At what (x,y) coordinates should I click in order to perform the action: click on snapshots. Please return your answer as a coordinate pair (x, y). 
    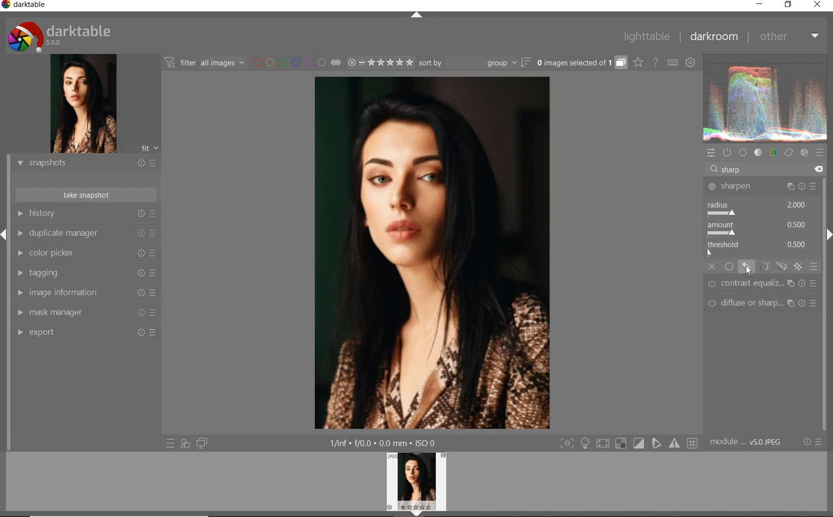
    Looking at the image, I should click on (85, 163).